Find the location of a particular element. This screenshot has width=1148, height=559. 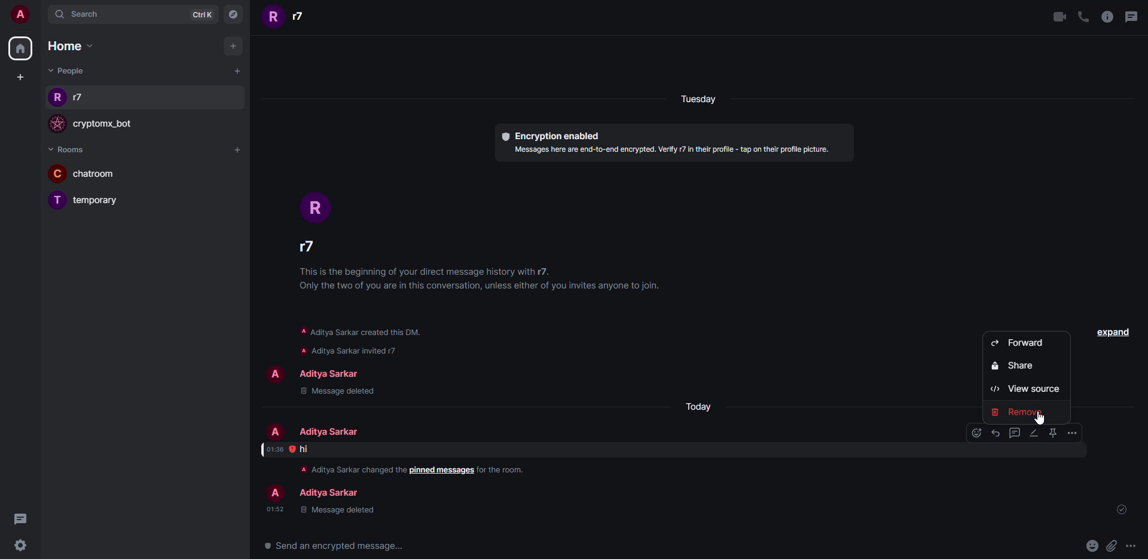

more is located at coordinates (1072, 433).